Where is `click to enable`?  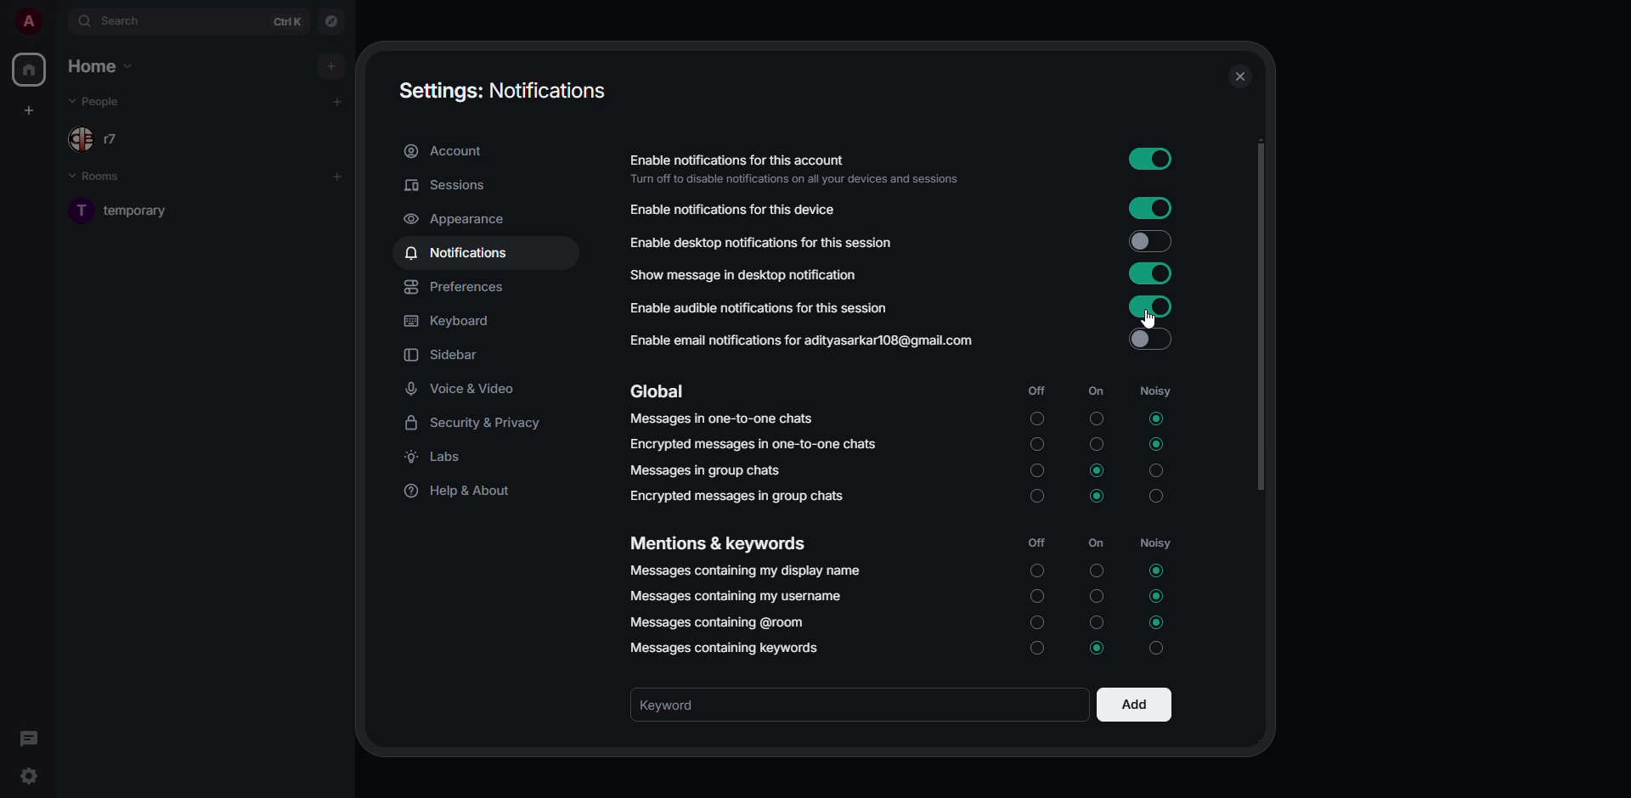
click to enable is located at coordinates (1148, 242).